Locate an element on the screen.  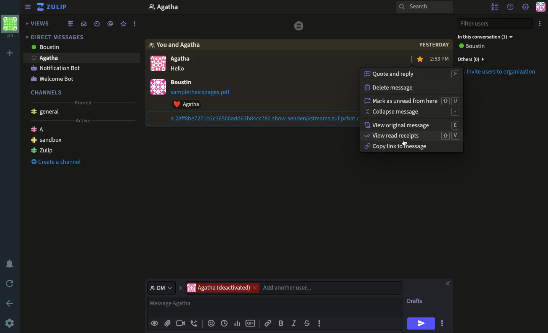
View original message is located at coordinates (412, 126).